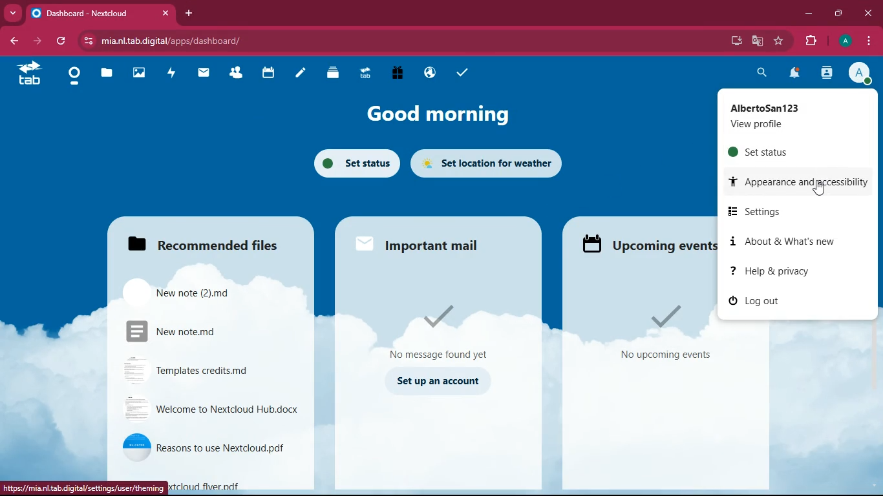  I want to click on desktop, so click(734, 42).